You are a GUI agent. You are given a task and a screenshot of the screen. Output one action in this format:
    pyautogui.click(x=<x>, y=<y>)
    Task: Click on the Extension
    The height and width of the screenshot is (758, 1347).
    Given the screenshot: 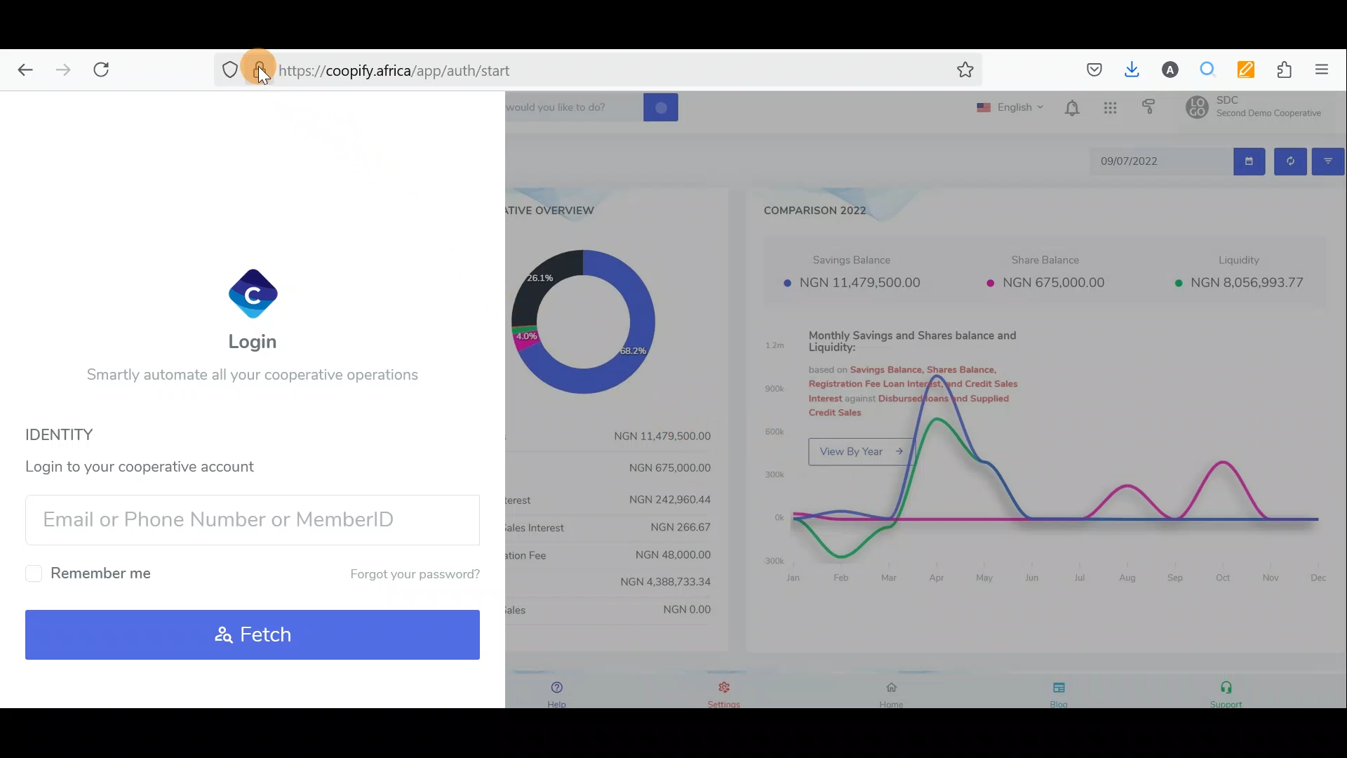 What is the action you would take?
    pyautogui.click(x=1278, y=70)
    